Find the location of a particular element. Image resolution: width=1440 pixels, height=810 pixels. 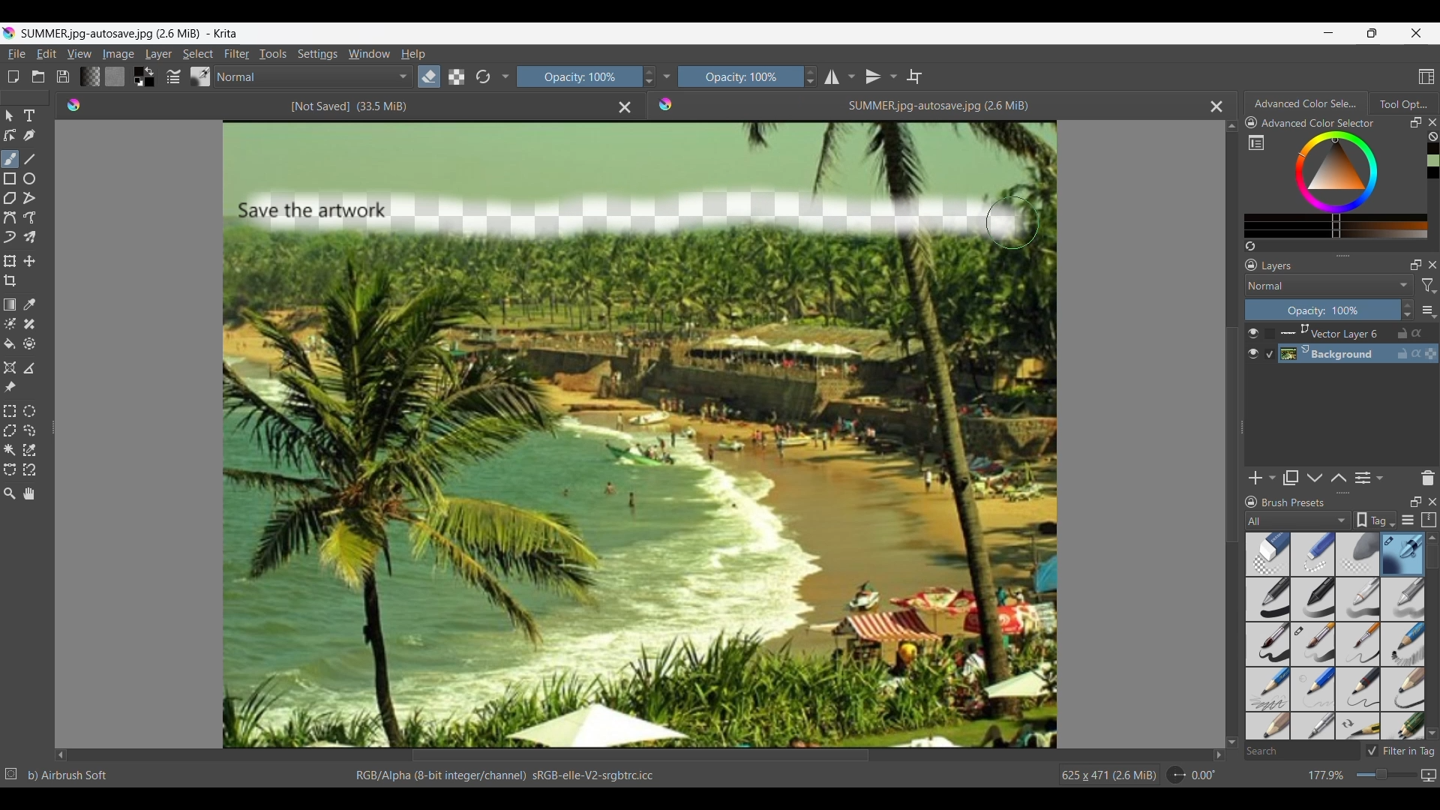

Filter options is located at coordinates (1429, 286).